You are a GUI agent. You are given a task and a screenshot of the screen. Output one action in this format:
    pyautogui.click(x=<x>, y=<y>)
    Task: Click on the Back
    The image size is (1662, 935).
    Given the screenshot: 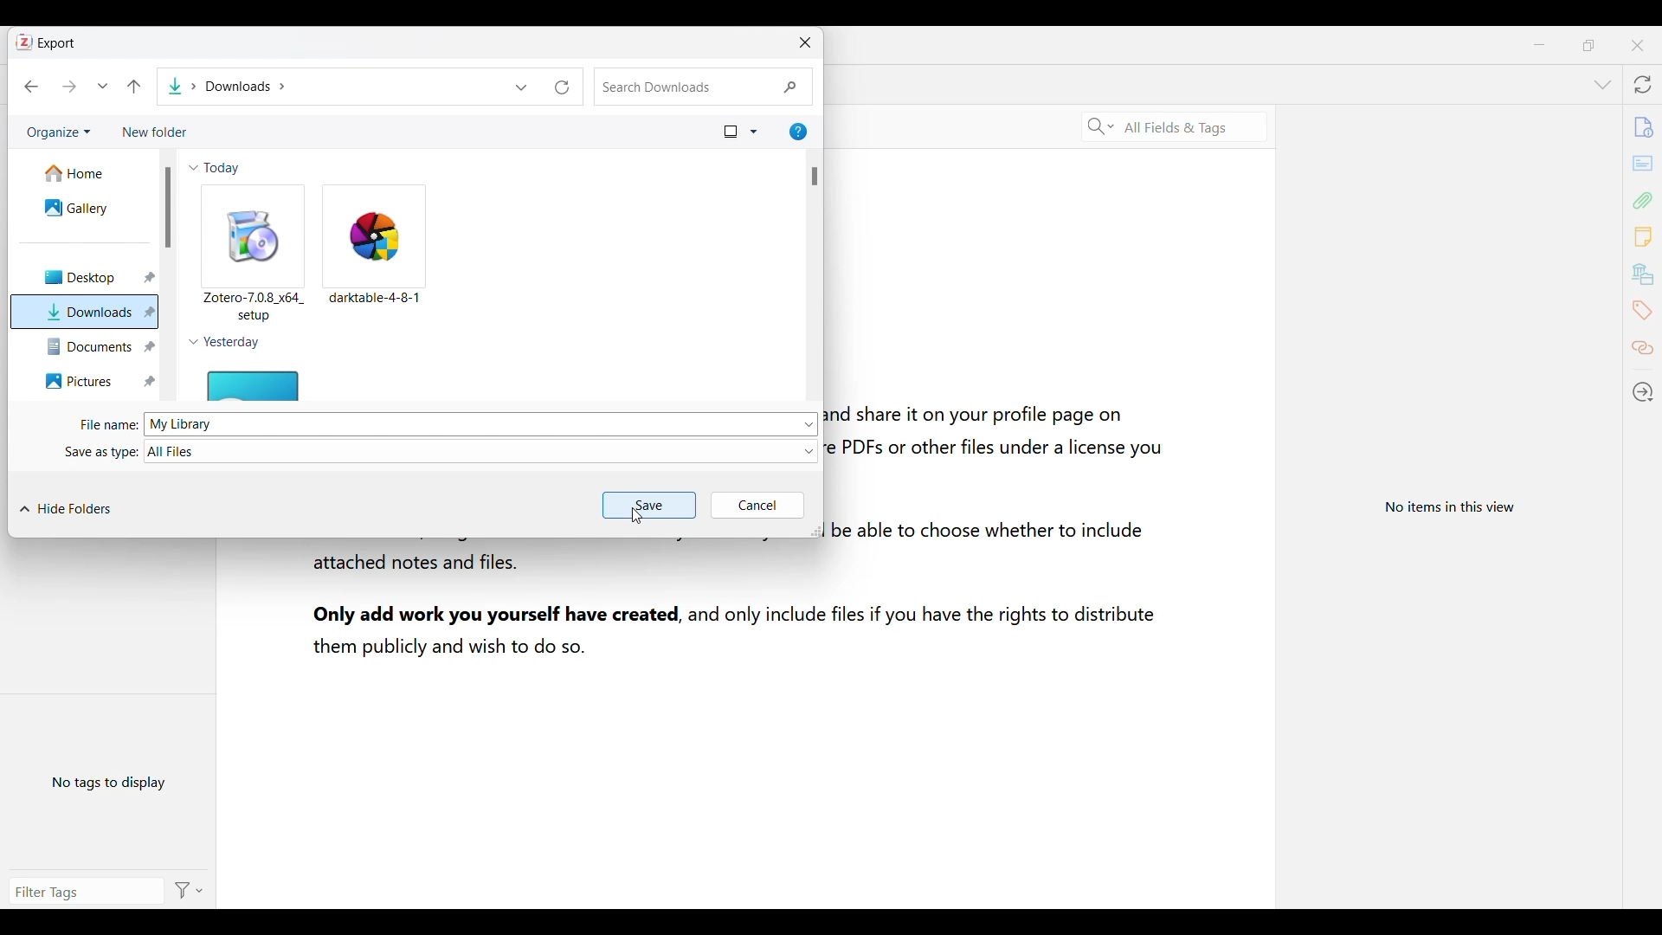 What is the action you would take?
    pyautogui.click(x=136, y=83)
    